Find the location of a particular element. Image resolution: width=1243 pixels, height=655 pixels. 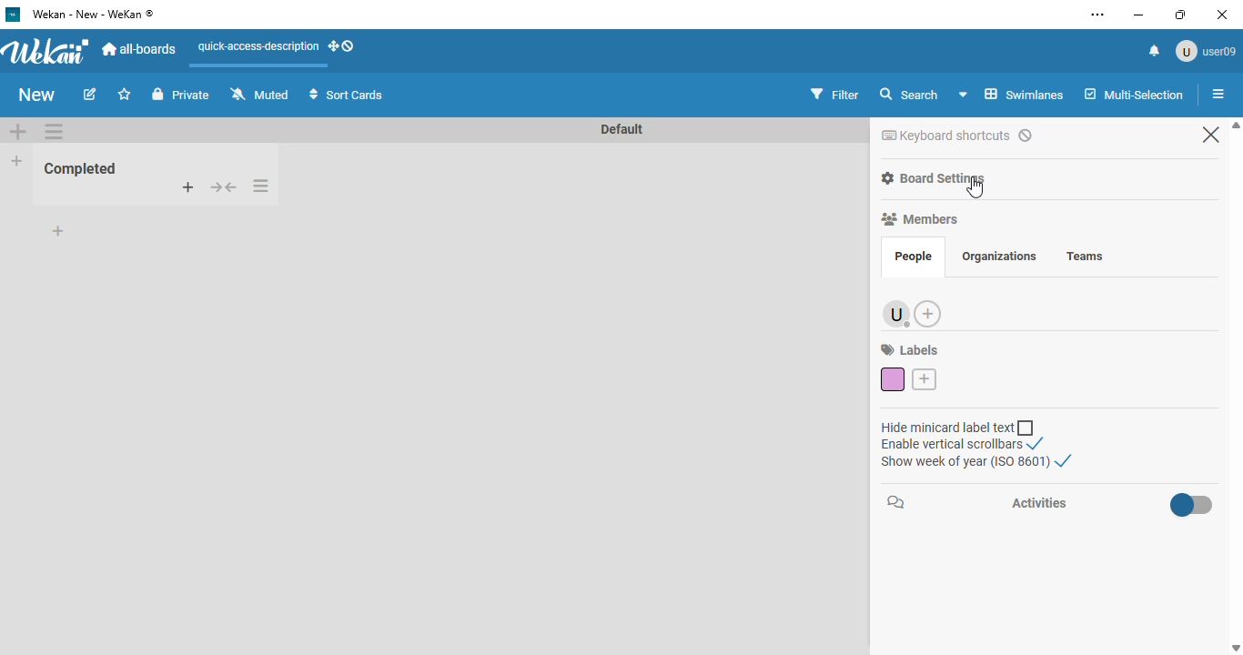

show week of year (ISO 8601) is located at coordinates (977, 462).